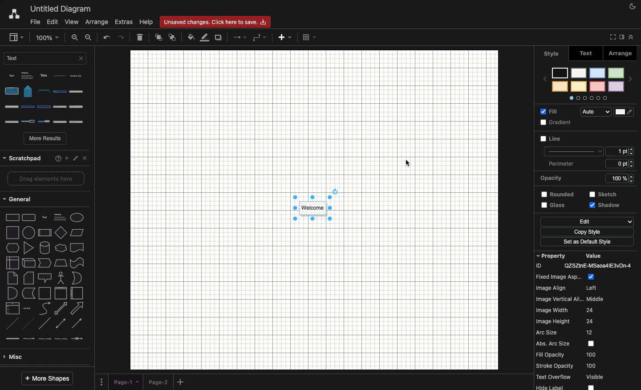 The height and width of the screenshot is (390, 641). Describe the element at coordinates (45, 156) in the screenshot. I see `` at that location.